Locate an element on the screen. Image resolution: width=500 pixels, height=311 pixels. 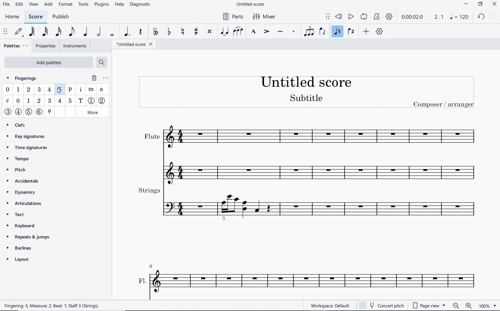
file name is located at coordinates (250, 5).